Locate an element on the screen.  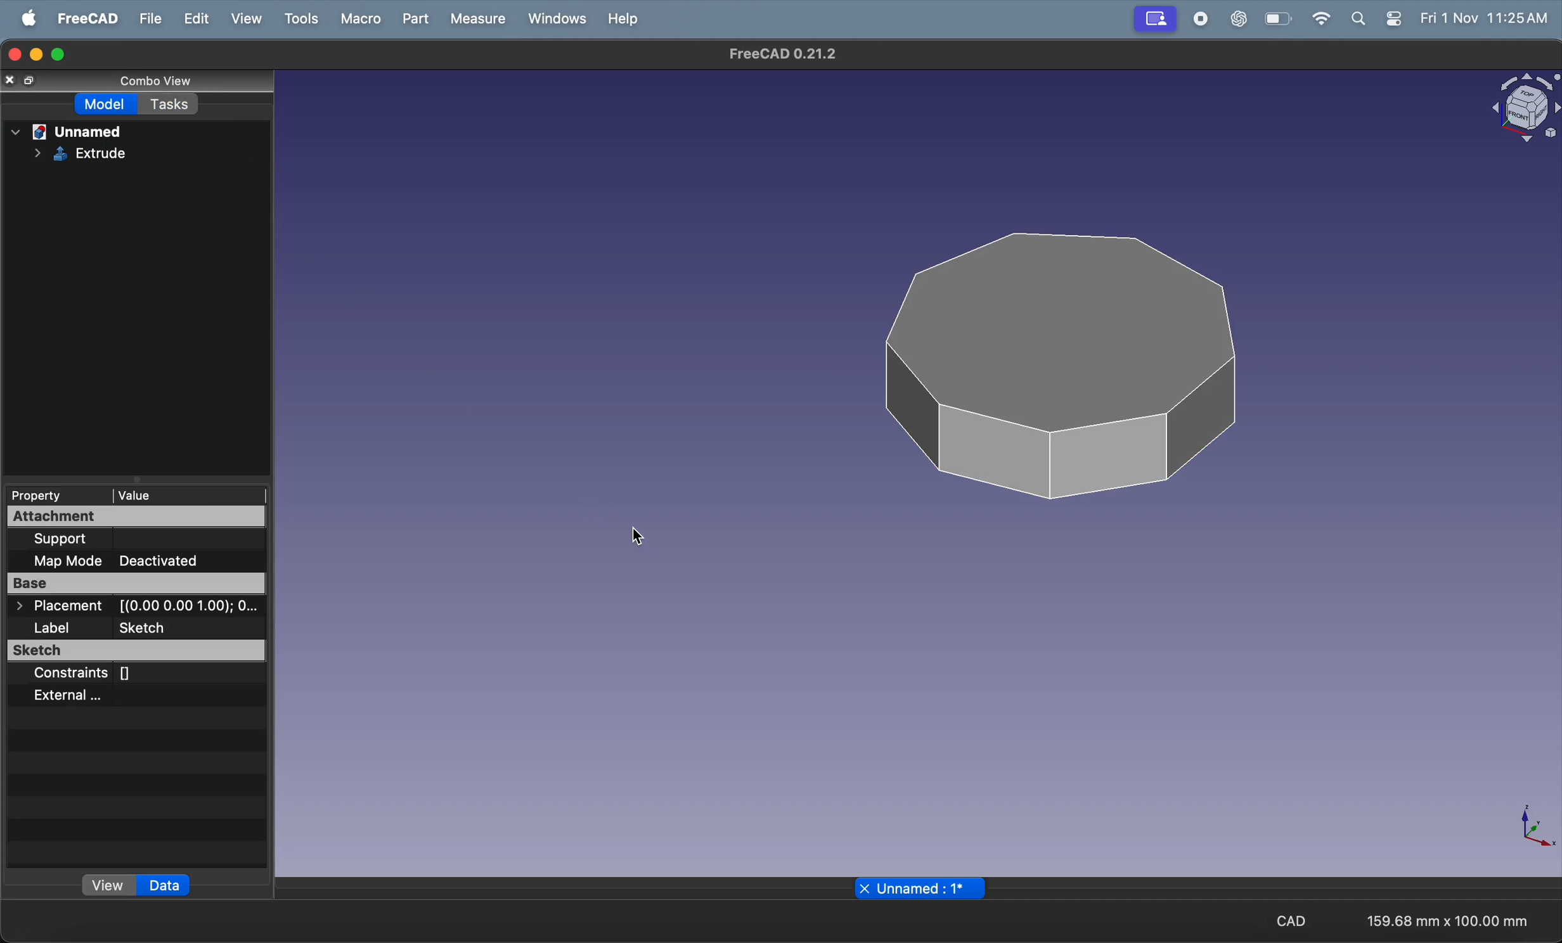
tasks is located at coordinates (169, 105).